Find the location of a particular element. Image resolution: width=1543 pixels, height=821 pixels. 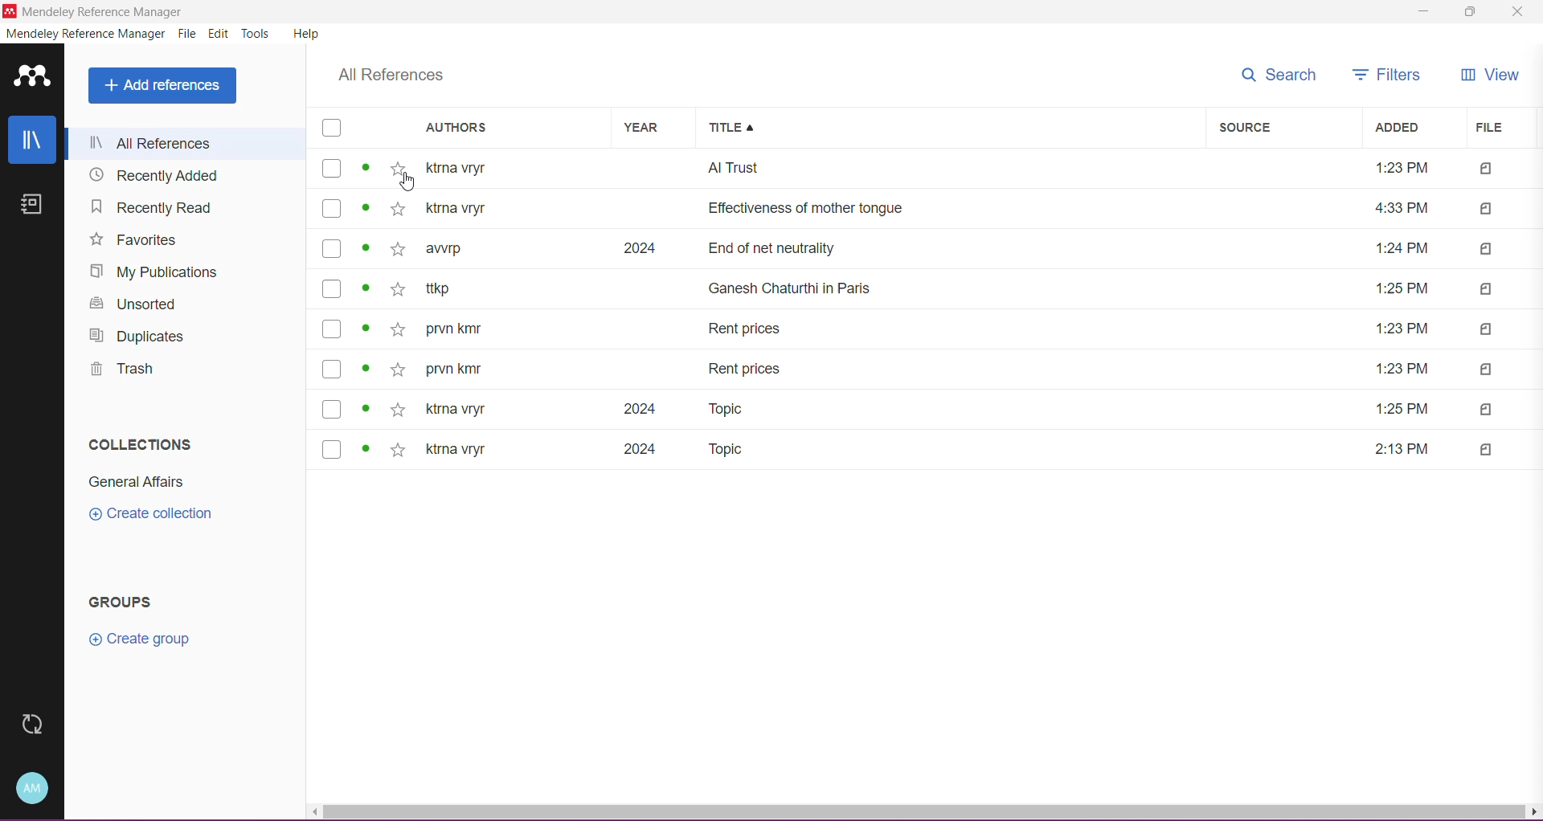

Collections is located at coordinates (140, 443).